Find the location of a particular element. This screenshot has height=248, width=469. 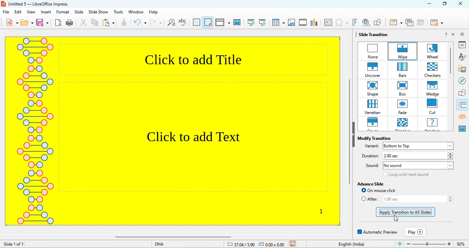

insert is located at coordinates (47, 12).